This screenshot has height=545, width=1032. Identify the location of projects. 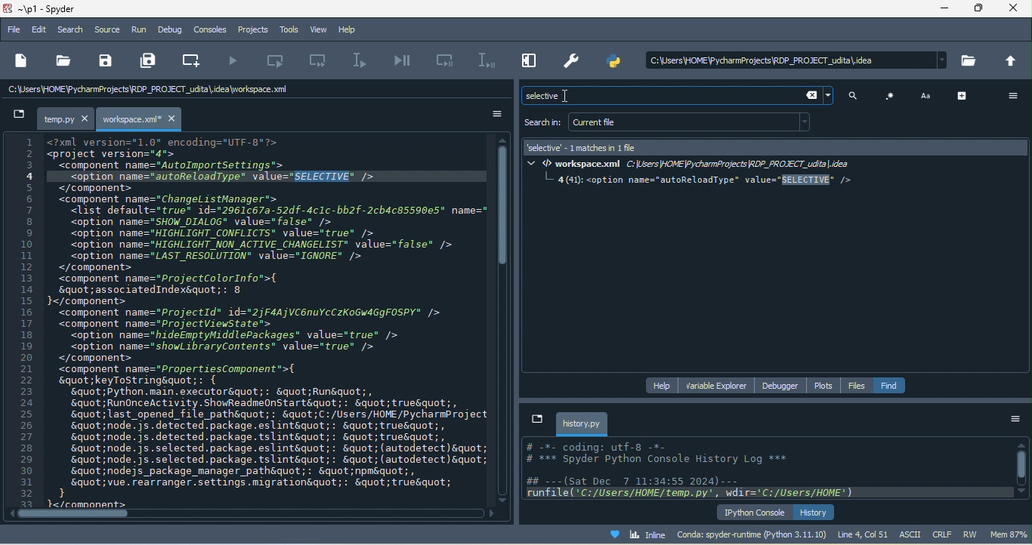
(250, 29).